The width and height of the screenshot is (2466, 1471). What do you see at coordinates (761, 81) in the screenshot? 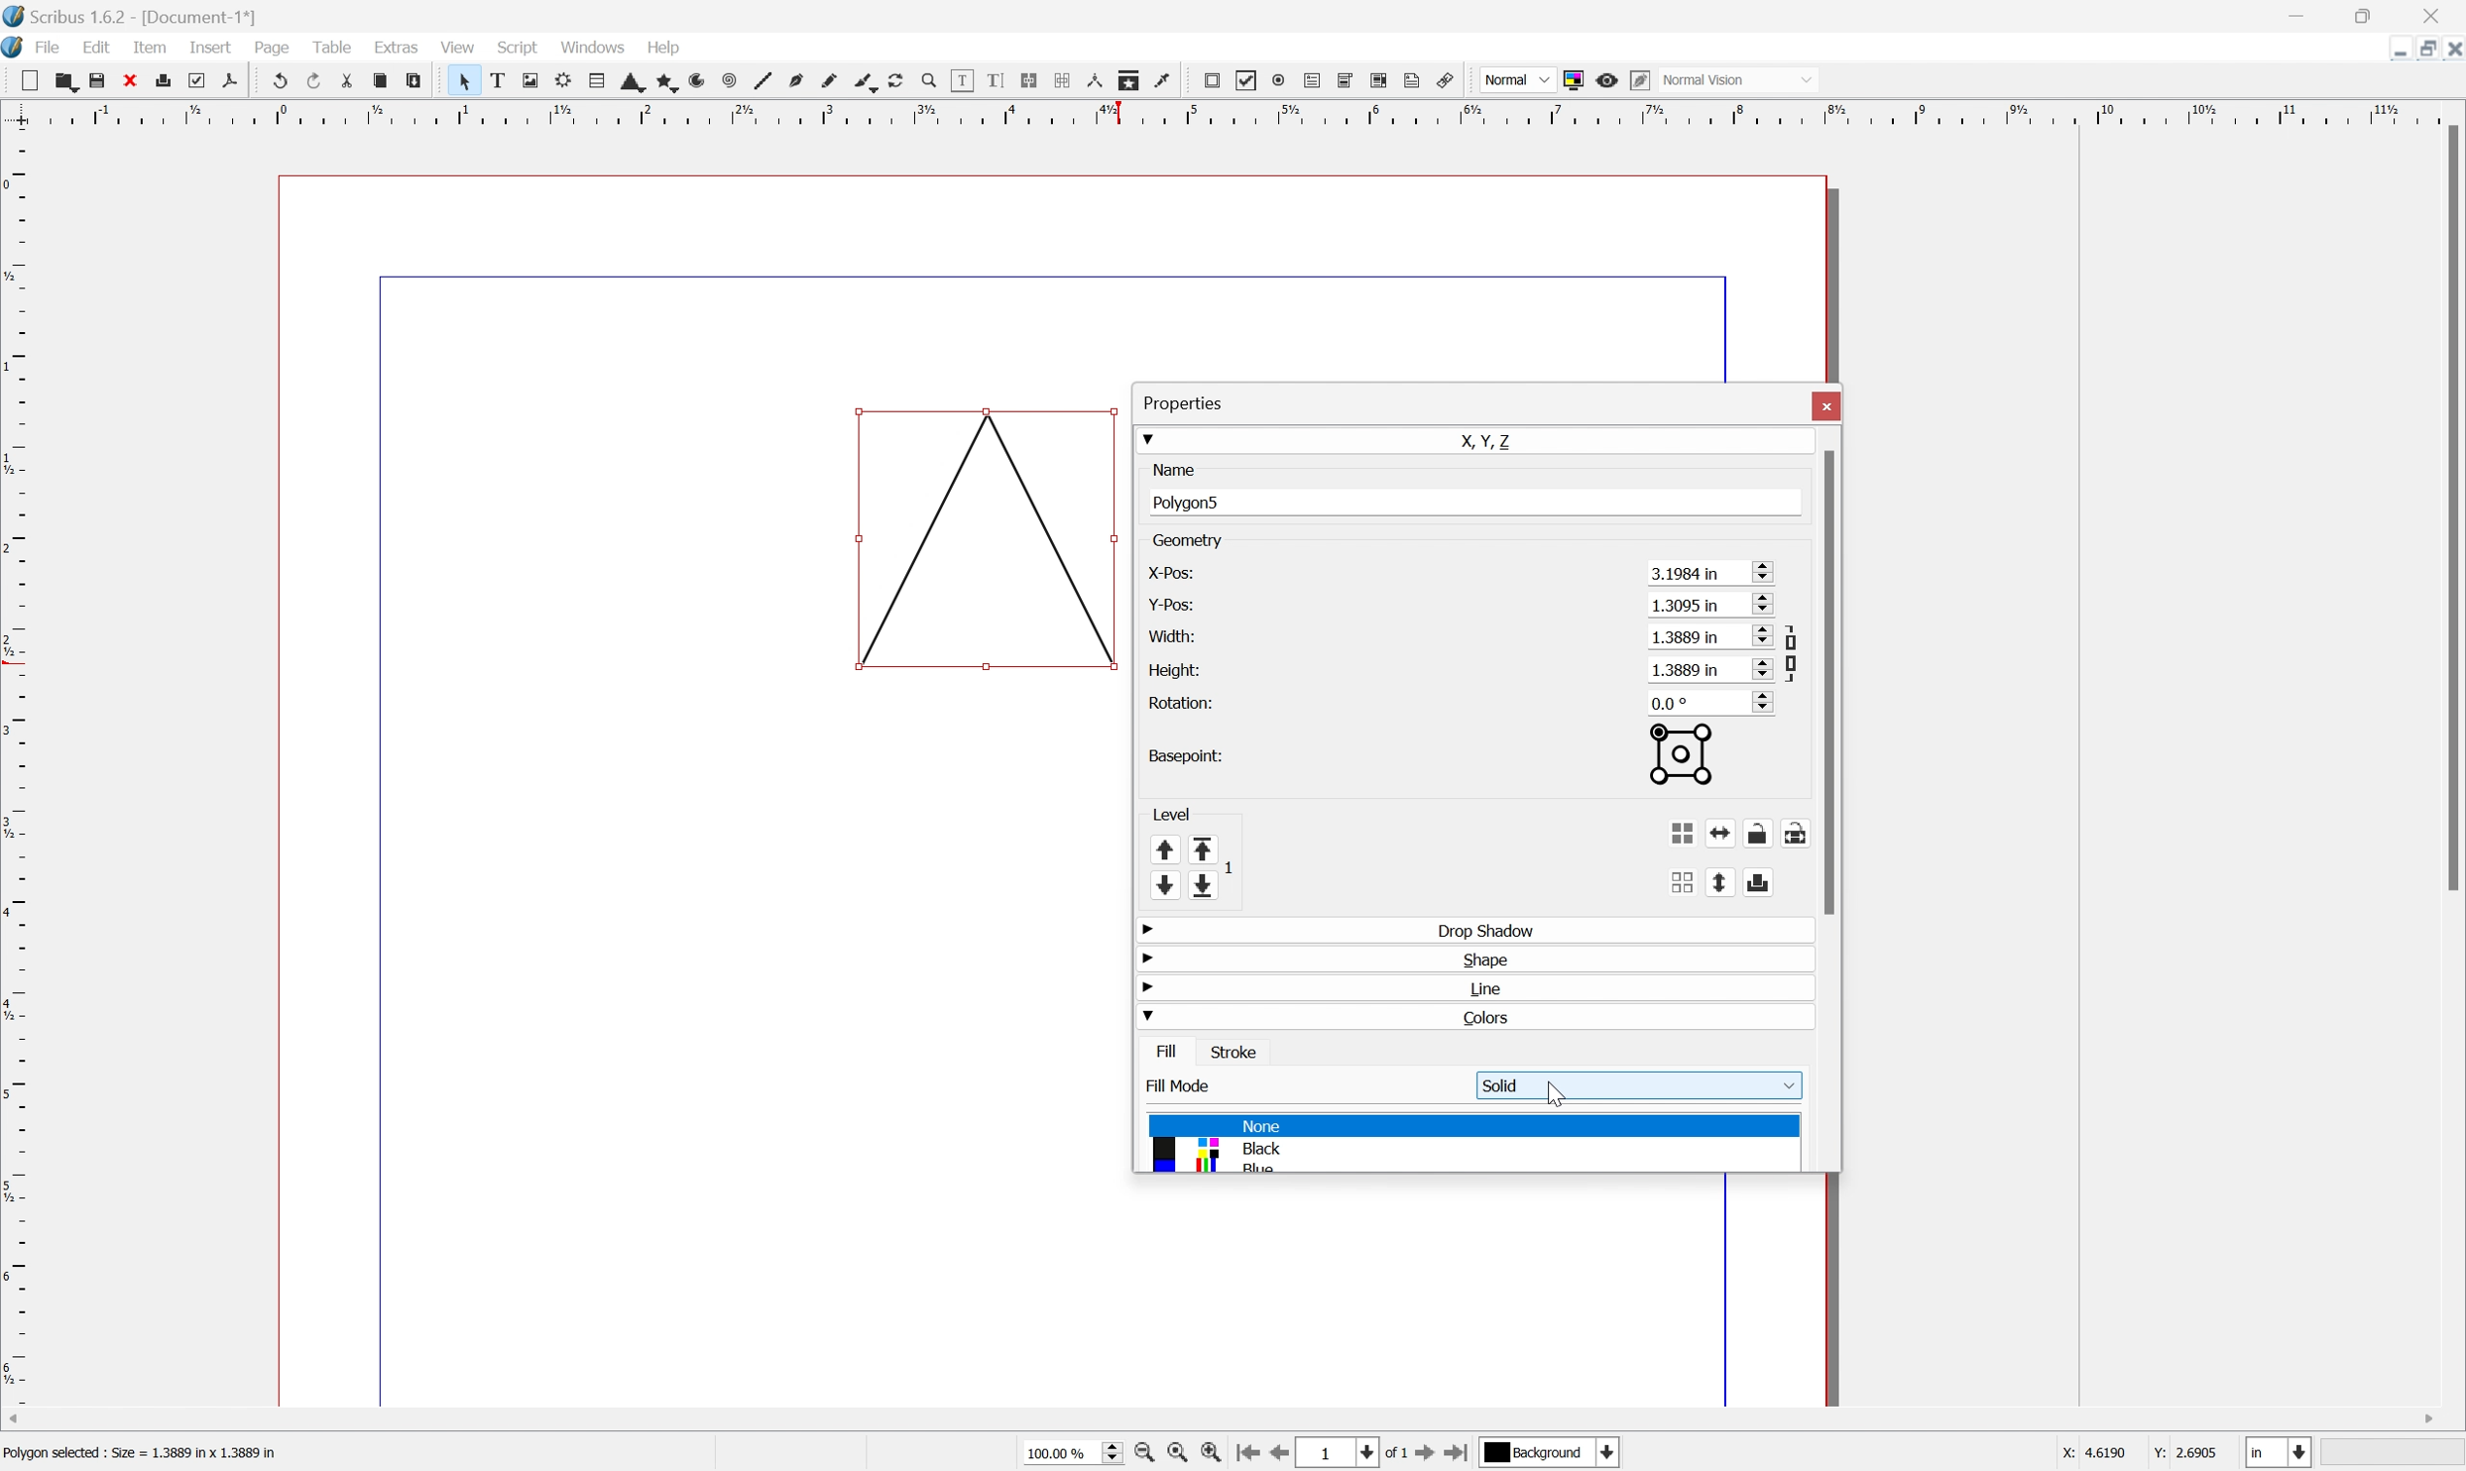
I see `Line` at bounding box center [761, 81].